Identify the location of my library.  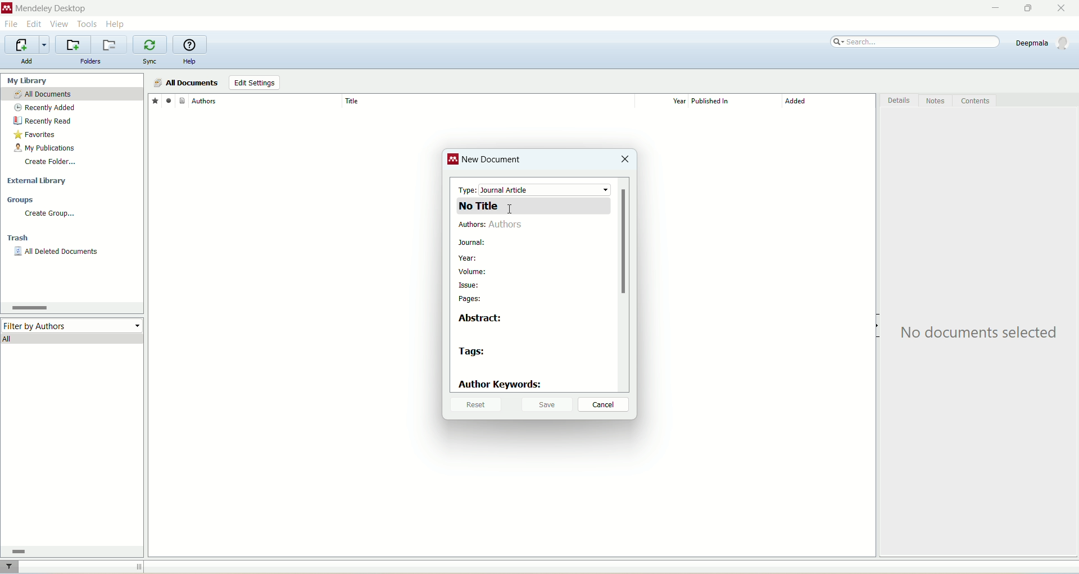
(29, 80).